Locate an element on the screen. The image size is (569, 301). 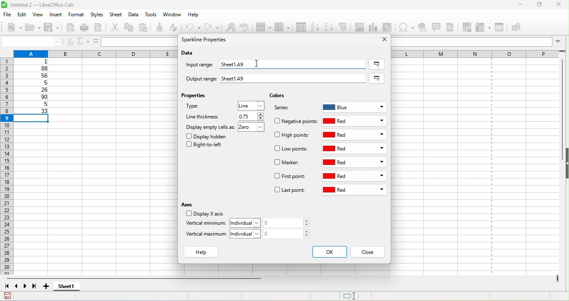
display x axis is located at coordinates (204, 214).